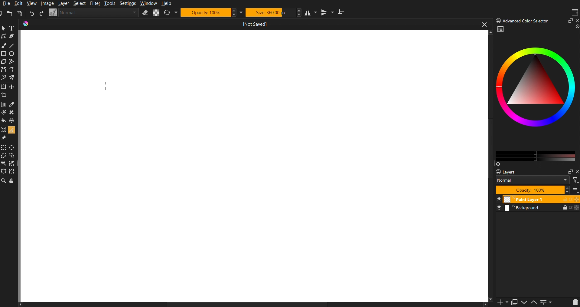  I want to click on Redo, so click(41, 13).